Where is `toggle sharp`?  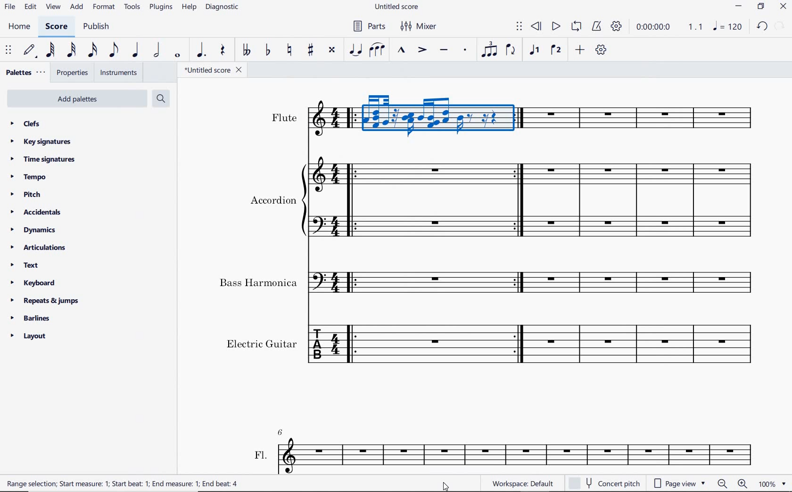 toggle sharp is located at coordinates (311, 52).